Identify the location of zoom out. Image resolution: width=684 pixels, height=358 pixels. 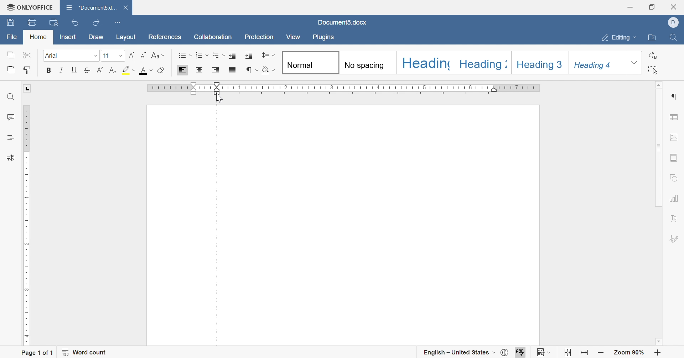
(600, 352).